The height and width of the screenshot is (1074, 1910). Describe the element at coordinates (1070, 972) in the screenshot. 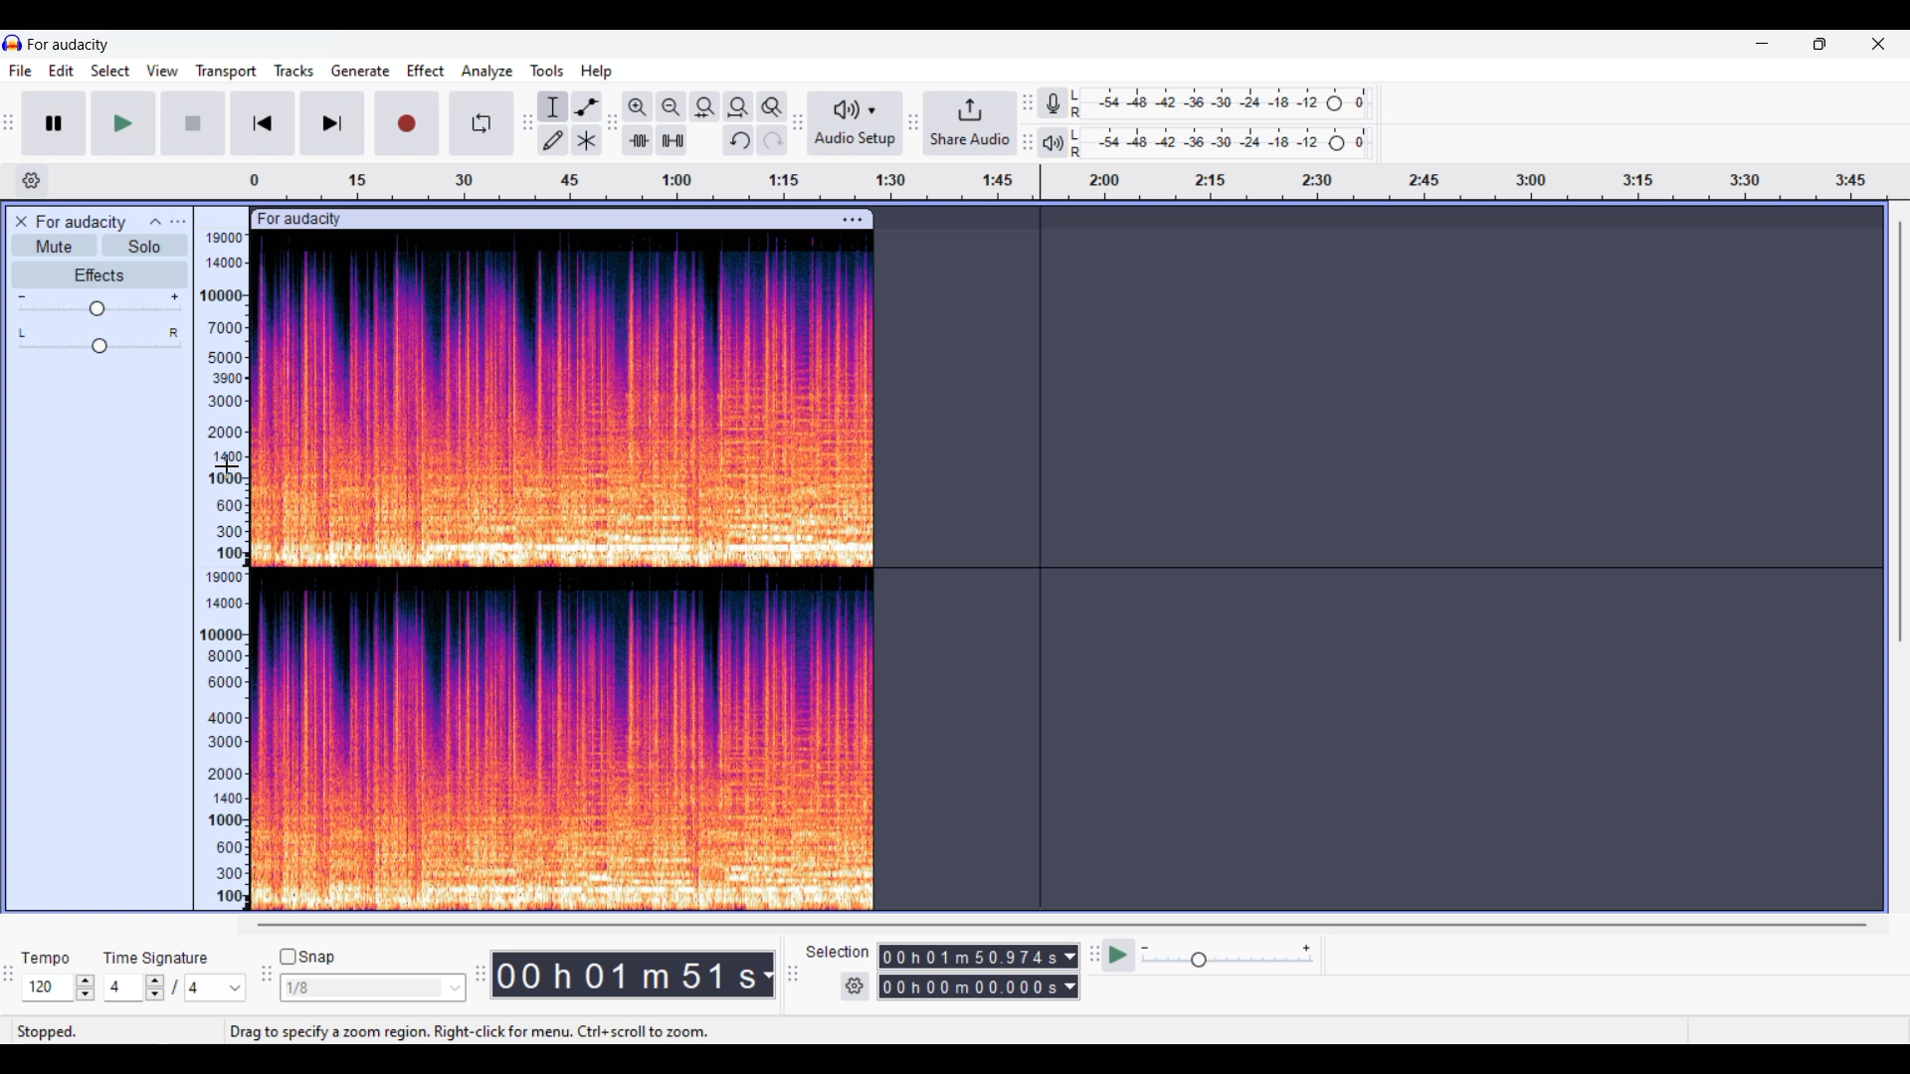

I see `Duration measurement options` at that location.